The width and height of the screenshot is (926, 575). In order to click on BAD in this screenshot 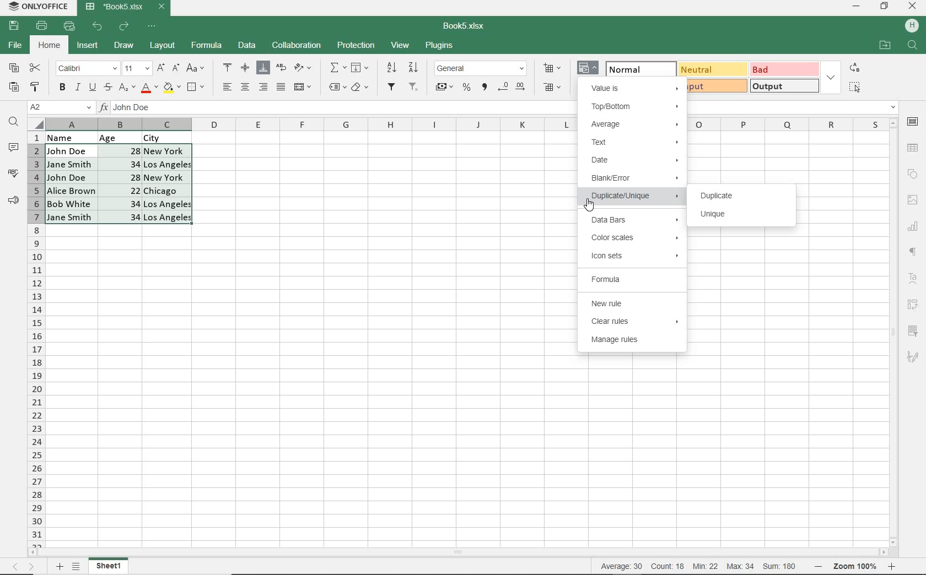, I will do `click(783, 69)`.